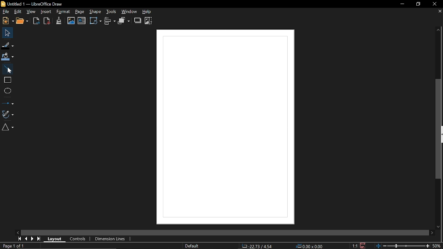  What do you see at coordinates (56, 239) in the screenshot?
I see `Layout` at bounding box center [56, 239].